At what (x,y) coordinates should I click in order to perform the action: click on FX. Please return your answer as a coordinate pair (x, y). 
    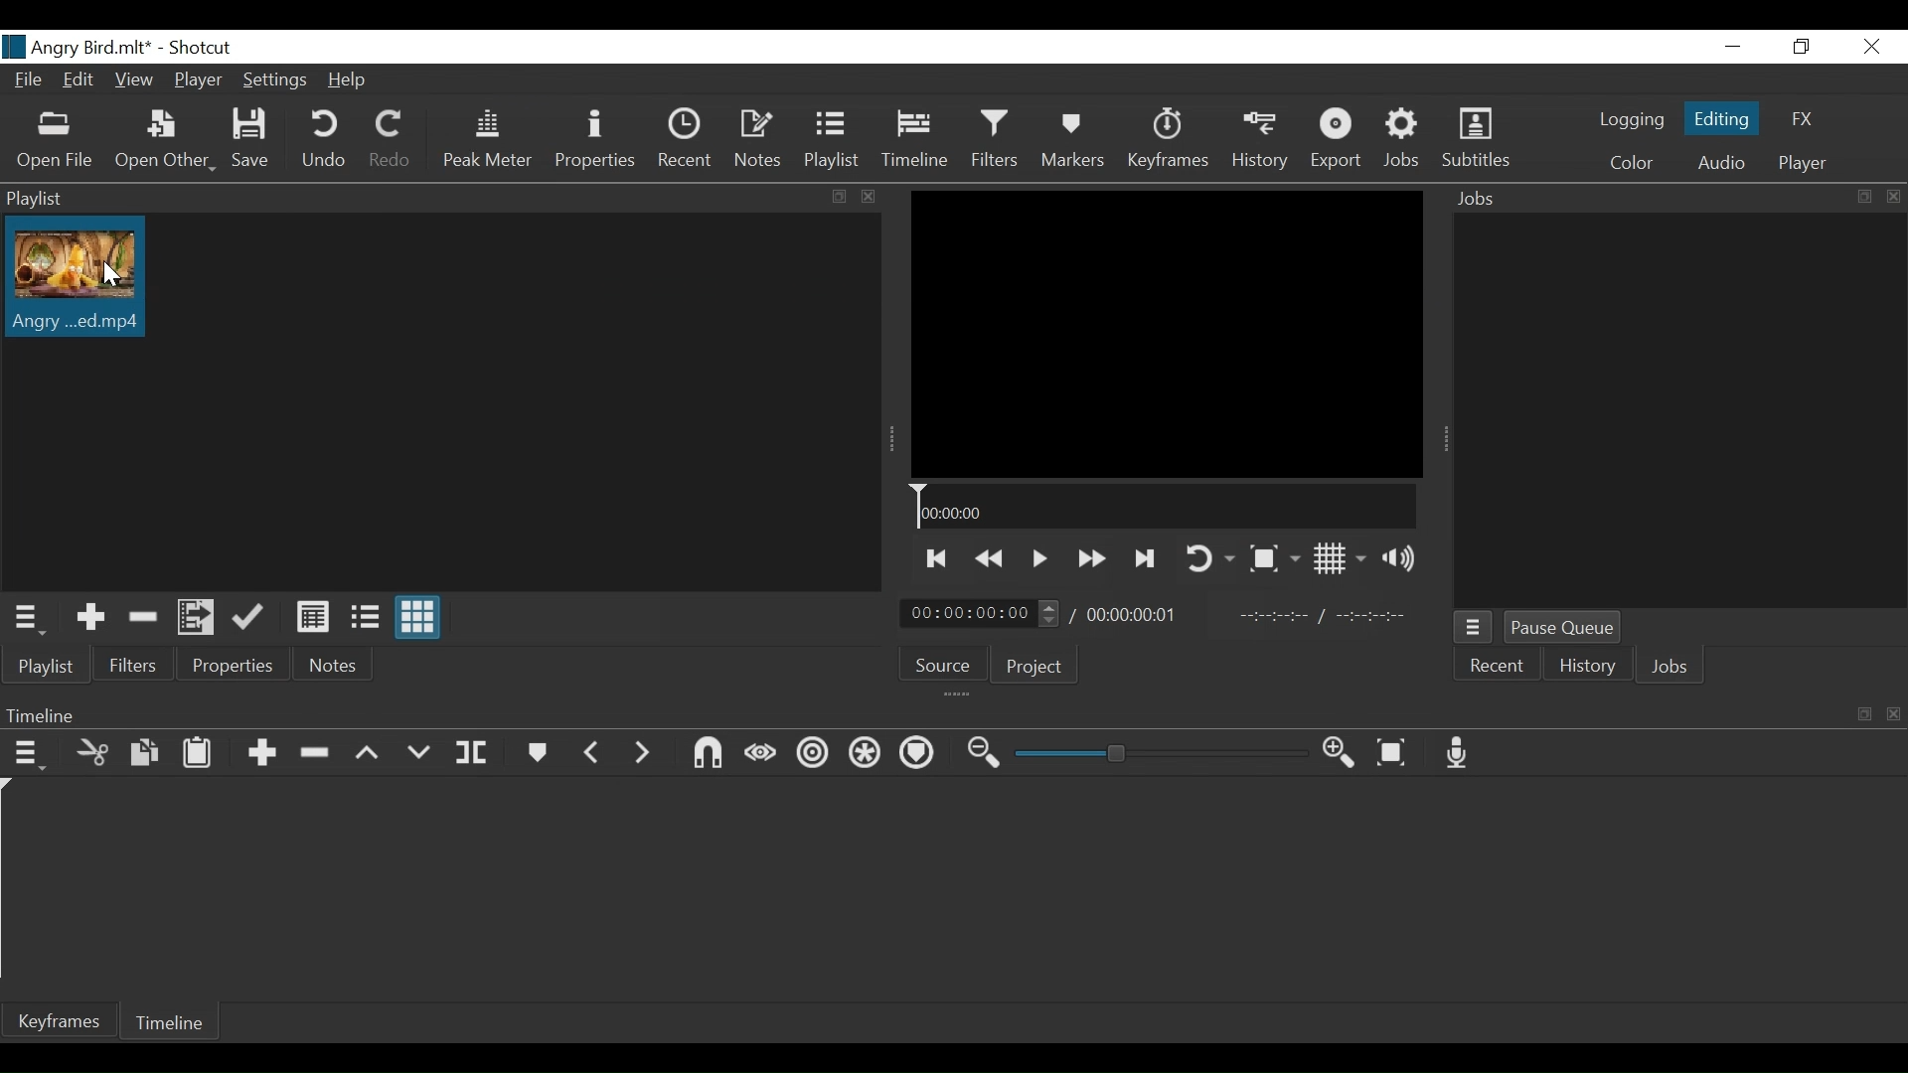
    Looking at the image, I should click on (1802, 119).